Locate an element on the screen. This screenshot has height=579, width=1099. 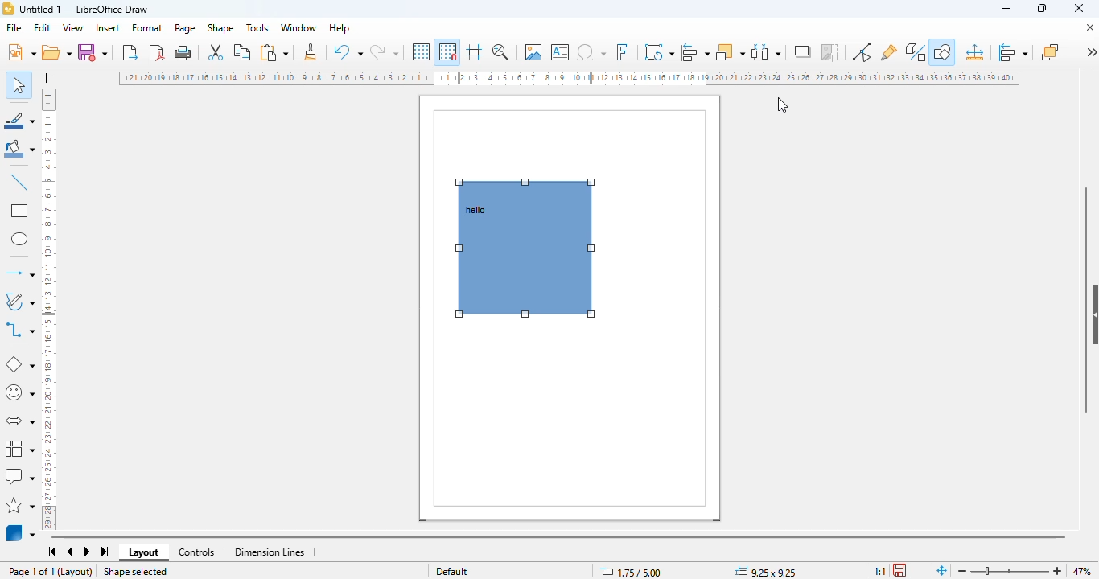
default is located at coordinates (452, 570).